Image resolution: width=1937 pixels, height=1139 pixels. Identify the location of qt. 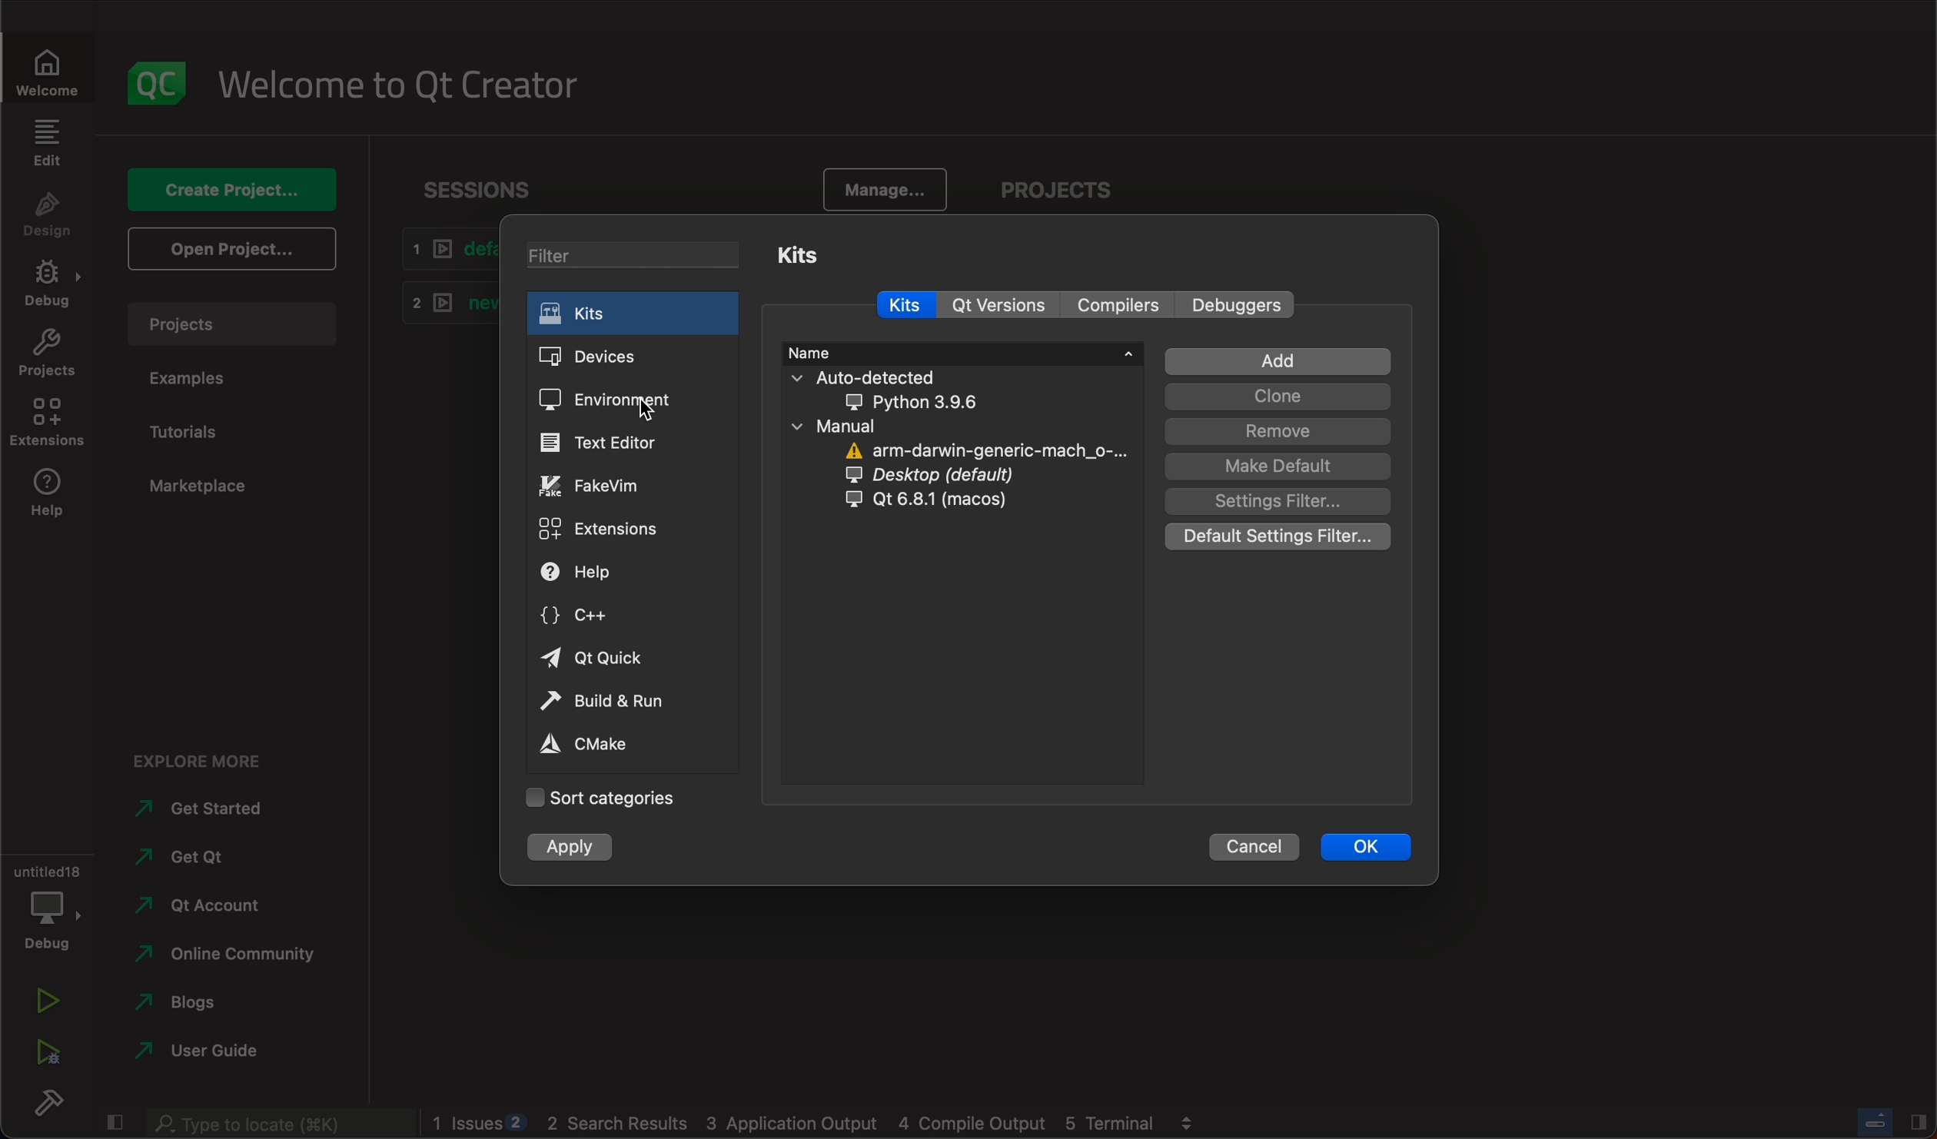
(972, 503).